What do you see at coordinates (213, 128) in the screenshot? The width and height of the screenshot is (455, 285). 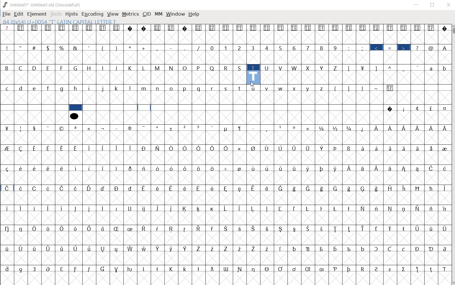 I see `Symbol` at bounding box center [213, 128].